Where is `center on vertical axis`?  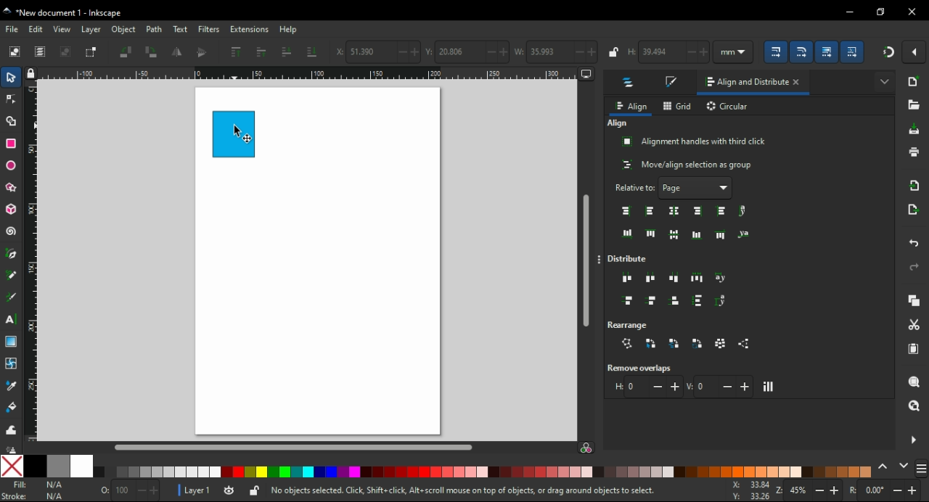 center on vertical axis is located at coordinates (676, 210).